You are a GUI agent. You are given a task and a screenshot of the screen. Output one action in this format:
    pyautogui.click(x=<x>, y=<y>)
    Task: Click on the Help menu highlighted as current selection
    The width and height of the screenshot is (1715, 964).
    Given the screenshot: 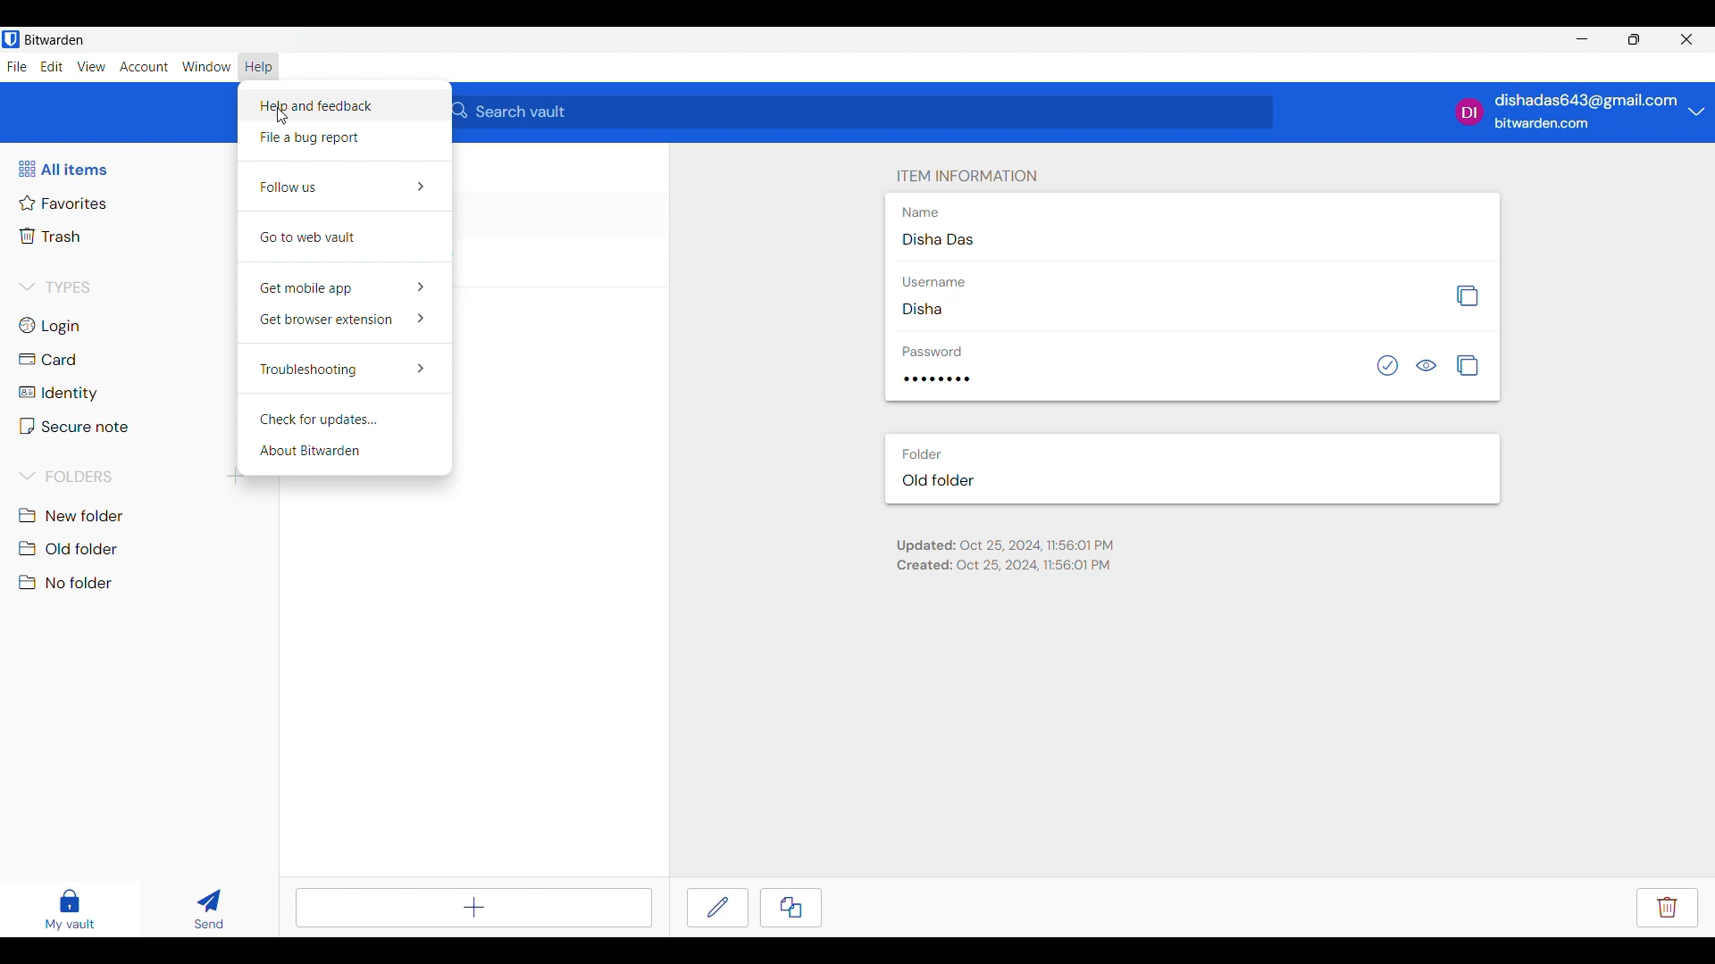 What is the action you would take?
    pyautogui.click(x=259, y=66)
    